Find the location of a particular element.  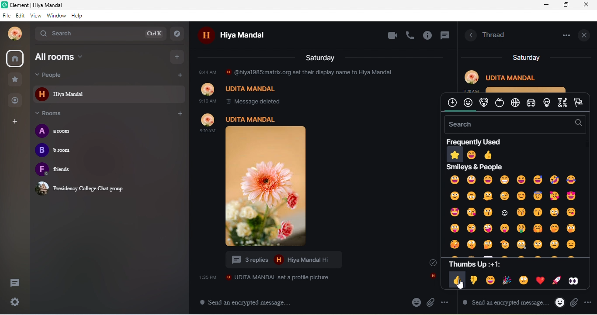

all rooms is located at coordinates (16, 59).